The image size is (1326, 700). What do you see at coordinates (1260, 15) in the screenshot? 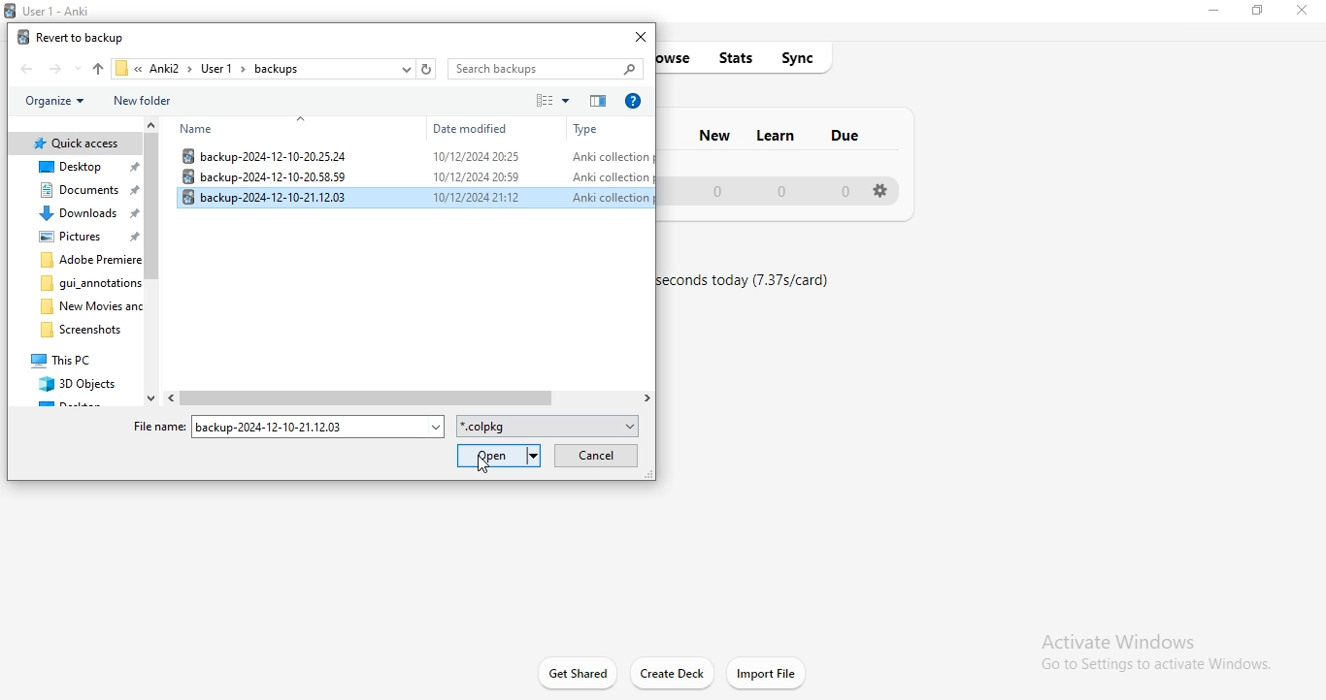
I see `restore` at bounding box center [1260, 15].